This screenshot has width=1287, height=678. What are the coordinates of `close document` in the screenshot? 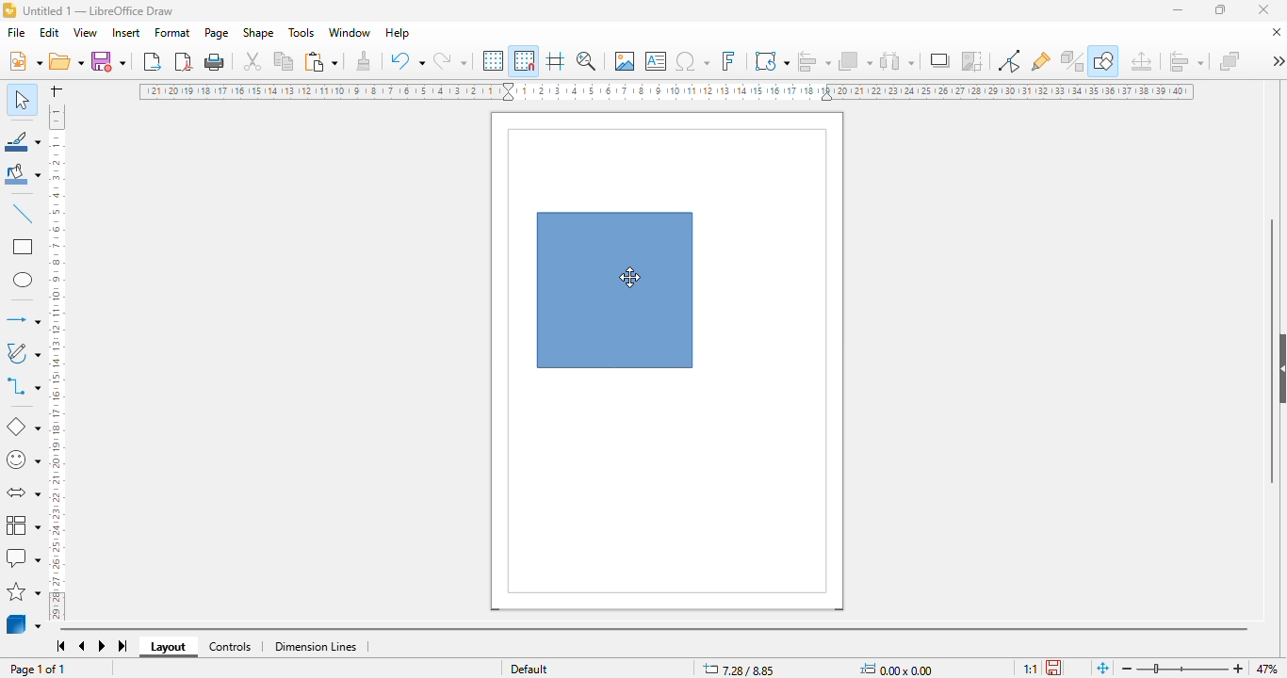 It's located at (1276, 32).